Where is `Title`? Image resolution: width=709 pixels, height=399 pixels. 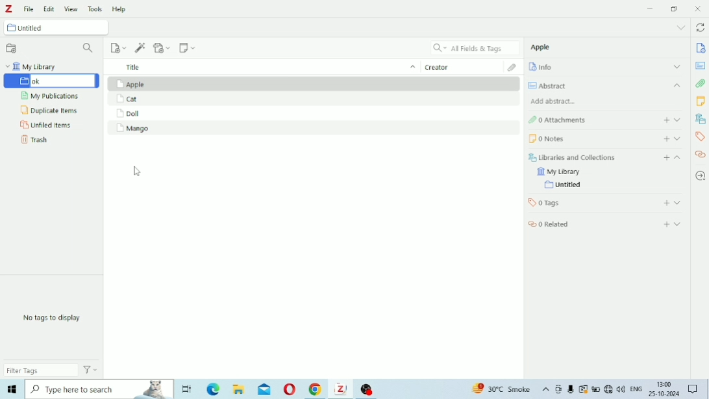
Title is located at coordinates (263, 66).